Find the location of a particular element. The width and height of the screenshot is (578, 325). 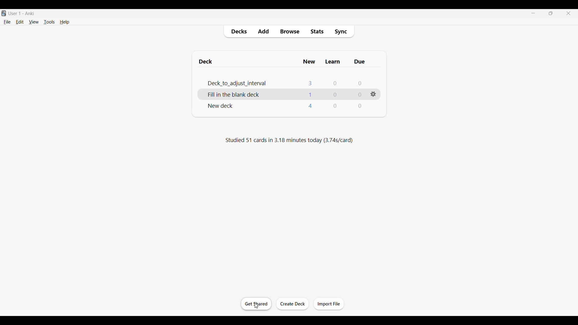

3 is located at coordinates (310, 83).